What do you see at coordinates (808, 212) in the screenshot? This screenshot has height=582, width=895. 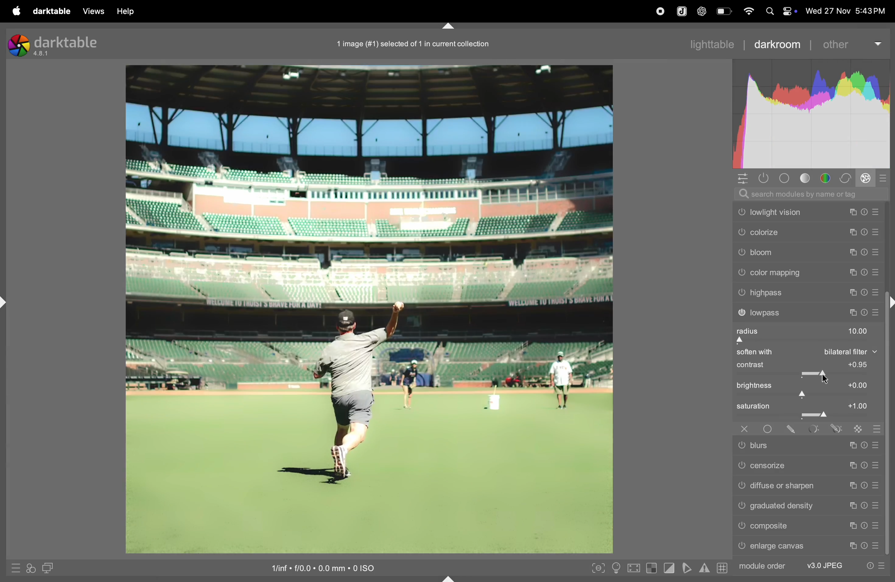 I see `low light vision` at bounding box center [808, 212].